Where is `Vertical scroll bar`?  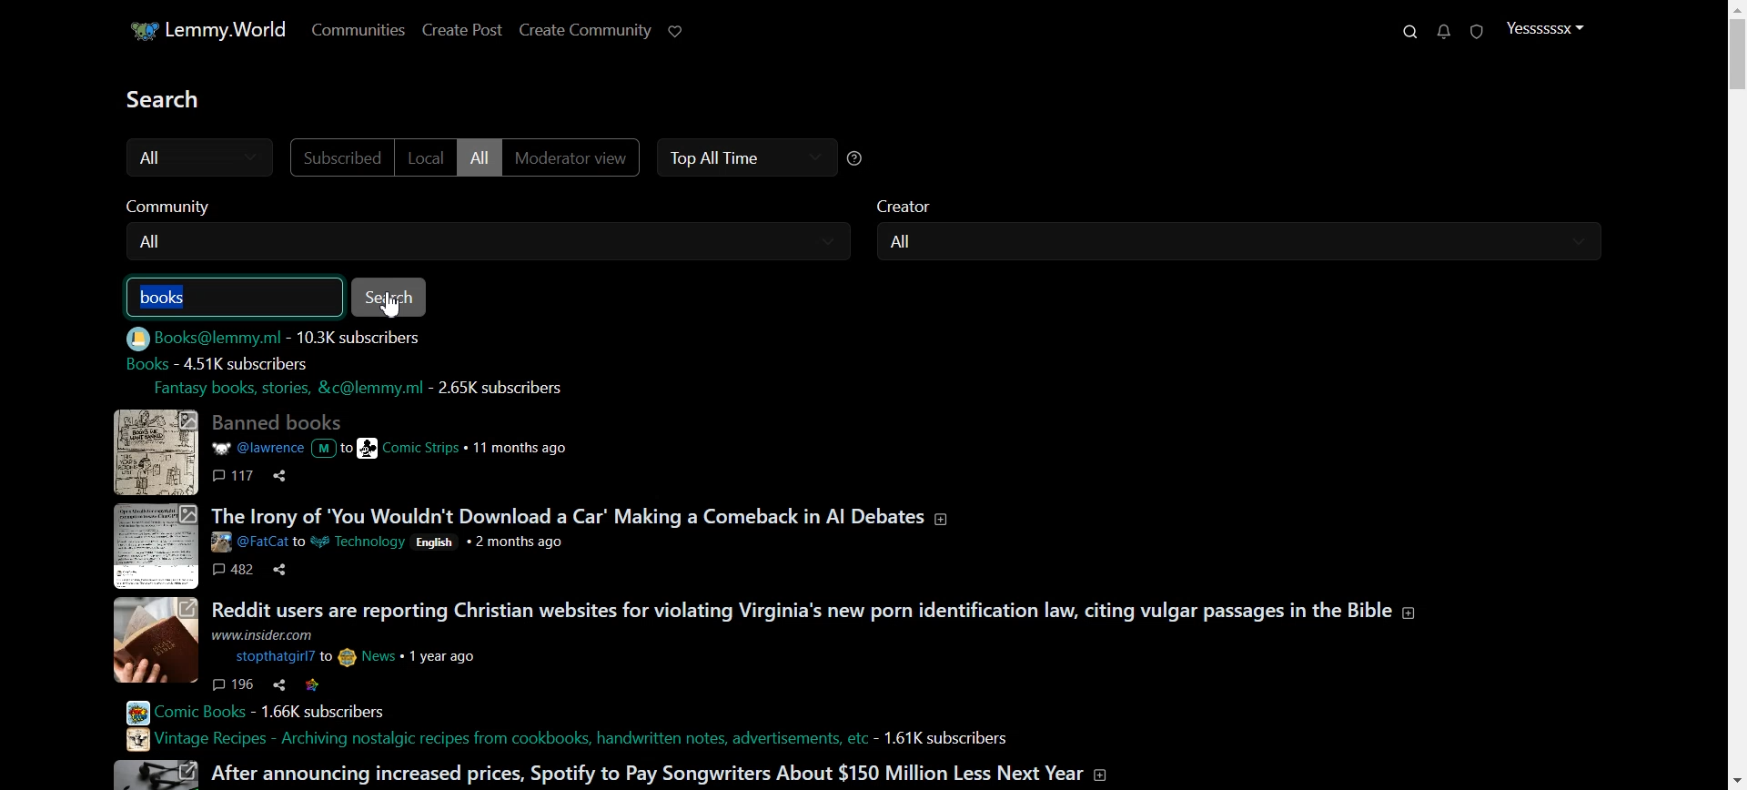 Vertical scroll bar is located at coordinates (1736, 395).